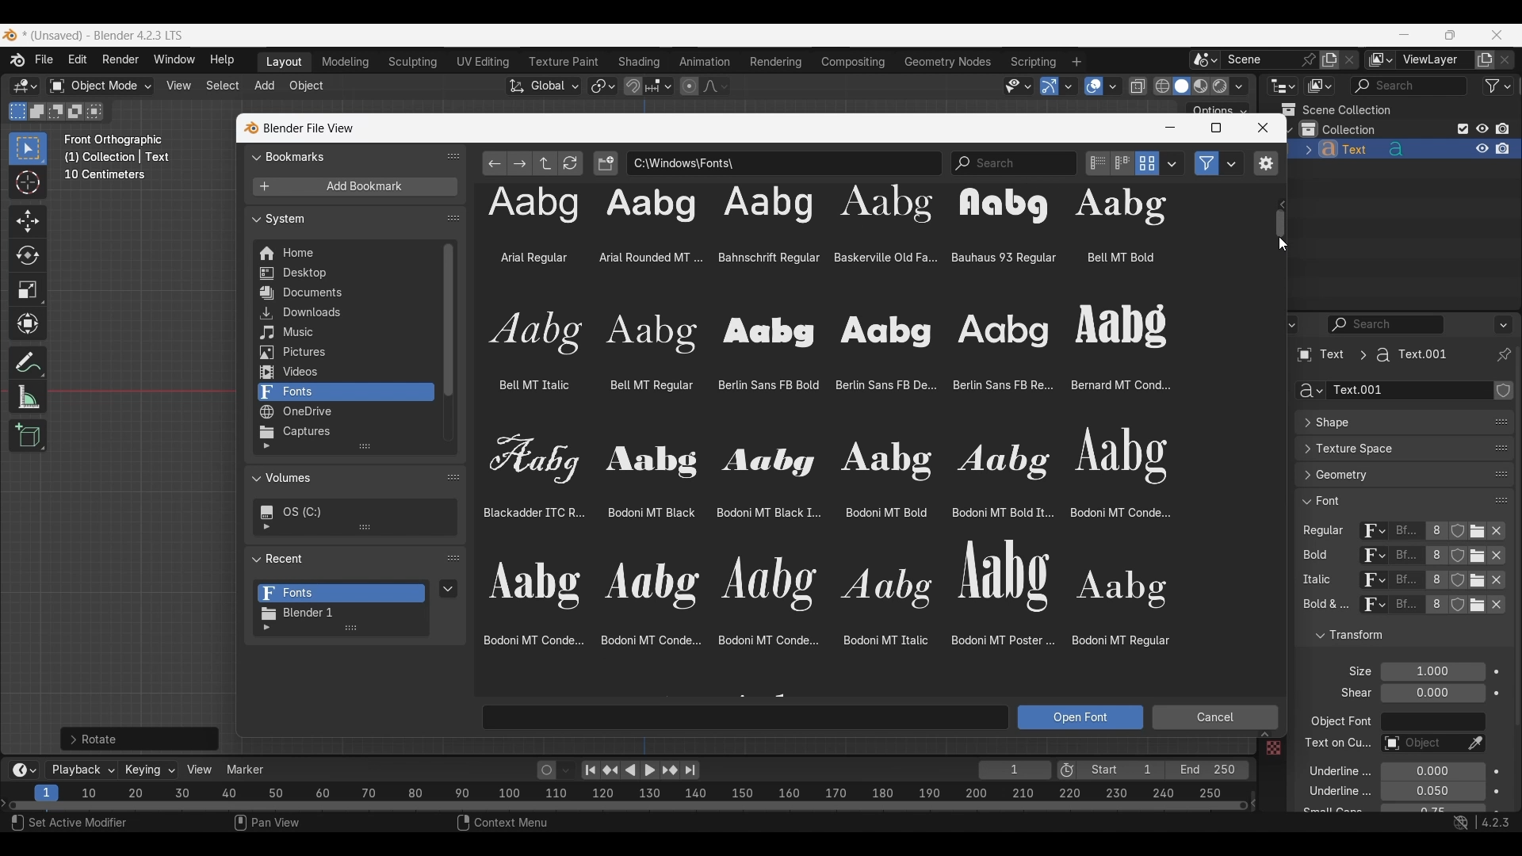  I want to click on Playback, so click(82, 770).